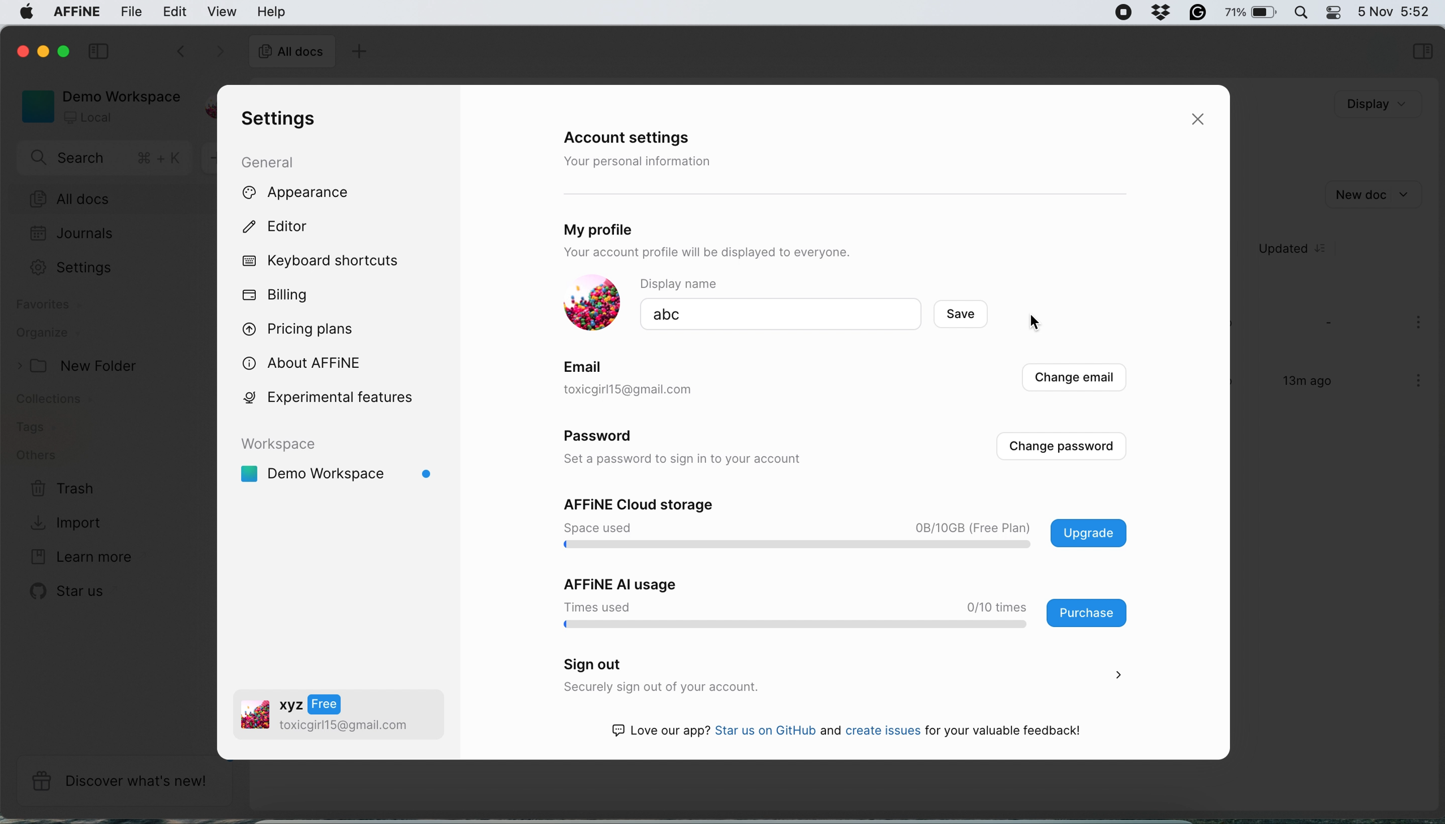 Image resolution: width=1445 pixels, height=824 pixels. What do you see at coordinates (45, 53) in the screenshot?
I see `minimise` at bounding box center [45, 53].